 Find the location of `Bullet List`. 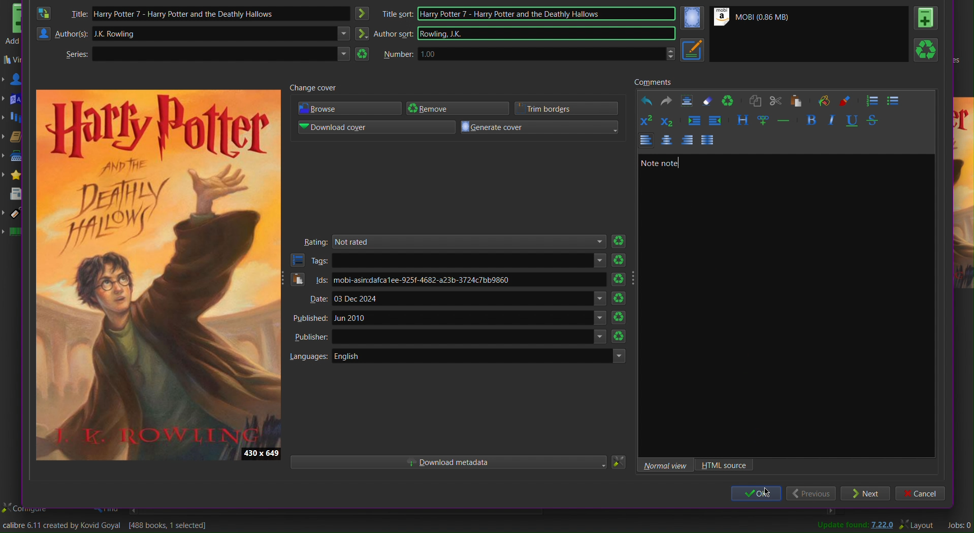

Bullet List is located at coordinates (894, 100).